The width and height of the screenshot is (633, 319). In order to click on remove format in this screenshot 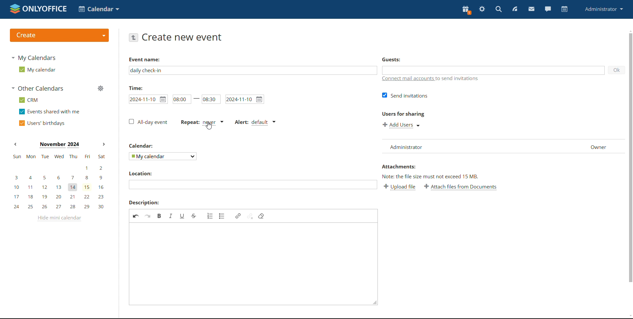, I will do `click(261, 216)`.